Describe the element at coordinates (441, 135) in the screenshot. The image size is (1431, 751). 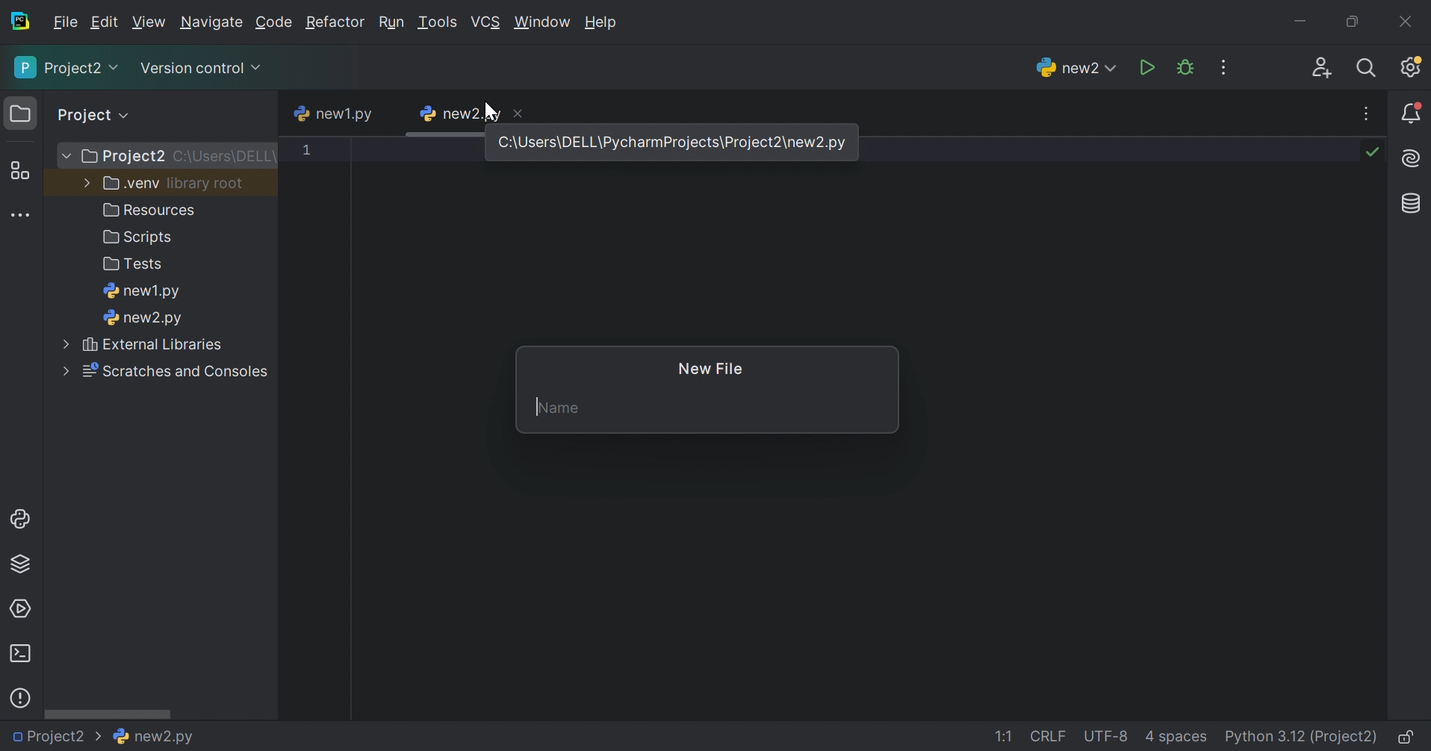
I see `scroll bar` at that location.